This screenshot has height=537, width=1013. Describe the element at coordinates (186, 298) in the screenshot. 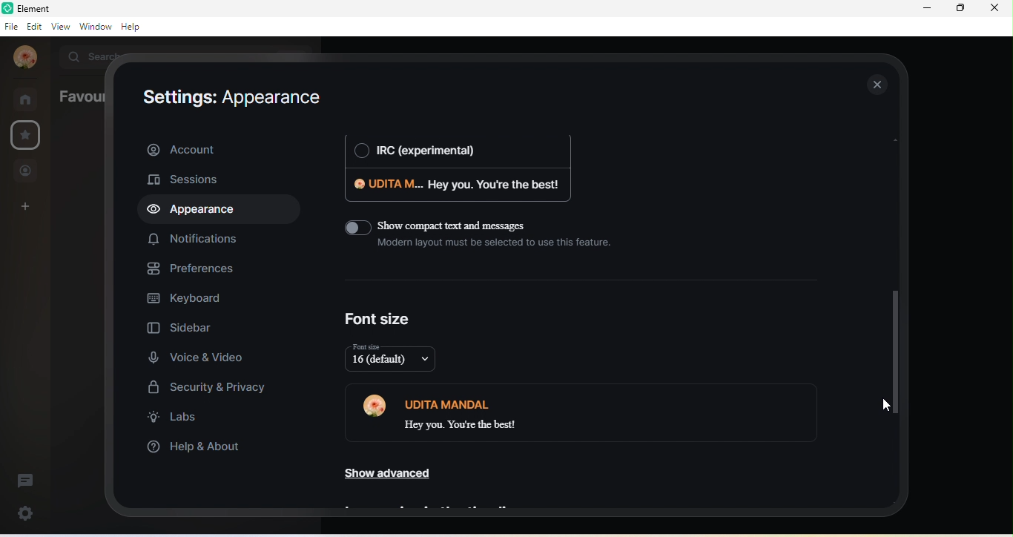

I see `keyboard` at that location.